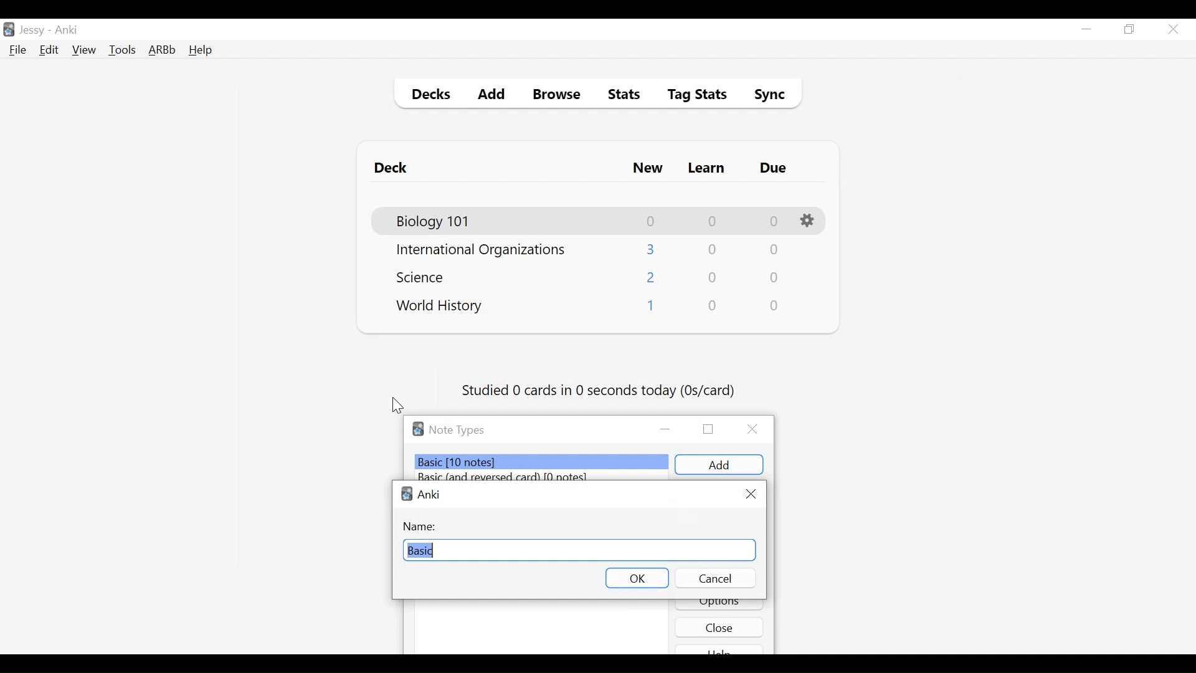 The image size is (1196, 673). What do you see at coordinates (430, 494) in the screenshot?
I see `Software name` at bounding box center [430, 494].